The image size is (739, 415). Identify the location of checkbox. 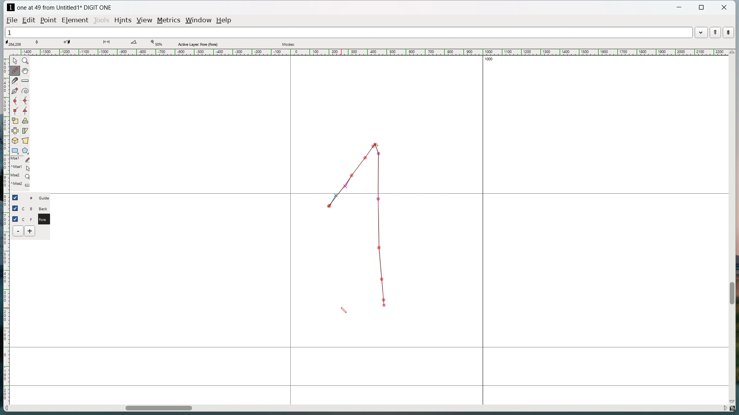
(17, 197).